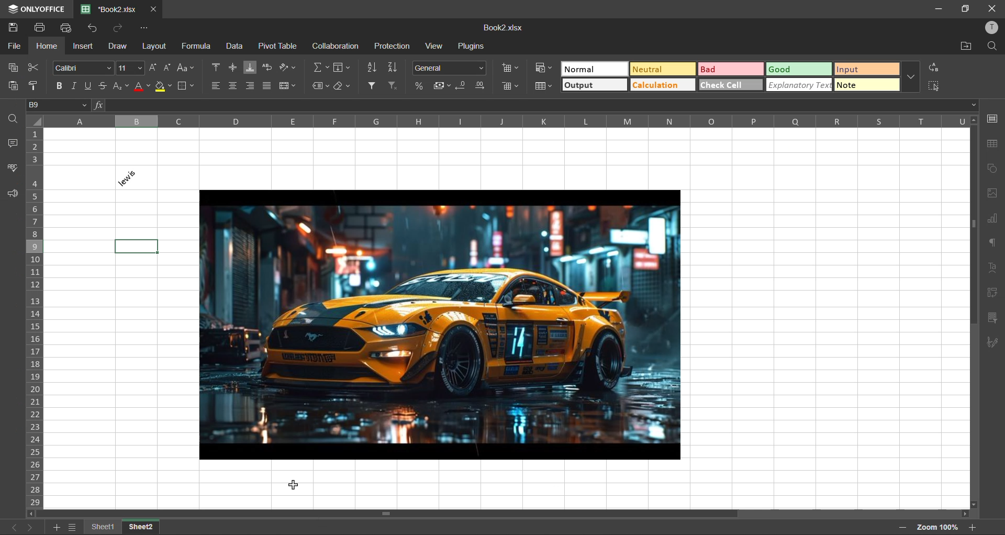 Image resolution: width=1005 pixels, height=535 pixels. Describe the element at coordinates (32, 67) in the screenshot. I see `cut` at that location.